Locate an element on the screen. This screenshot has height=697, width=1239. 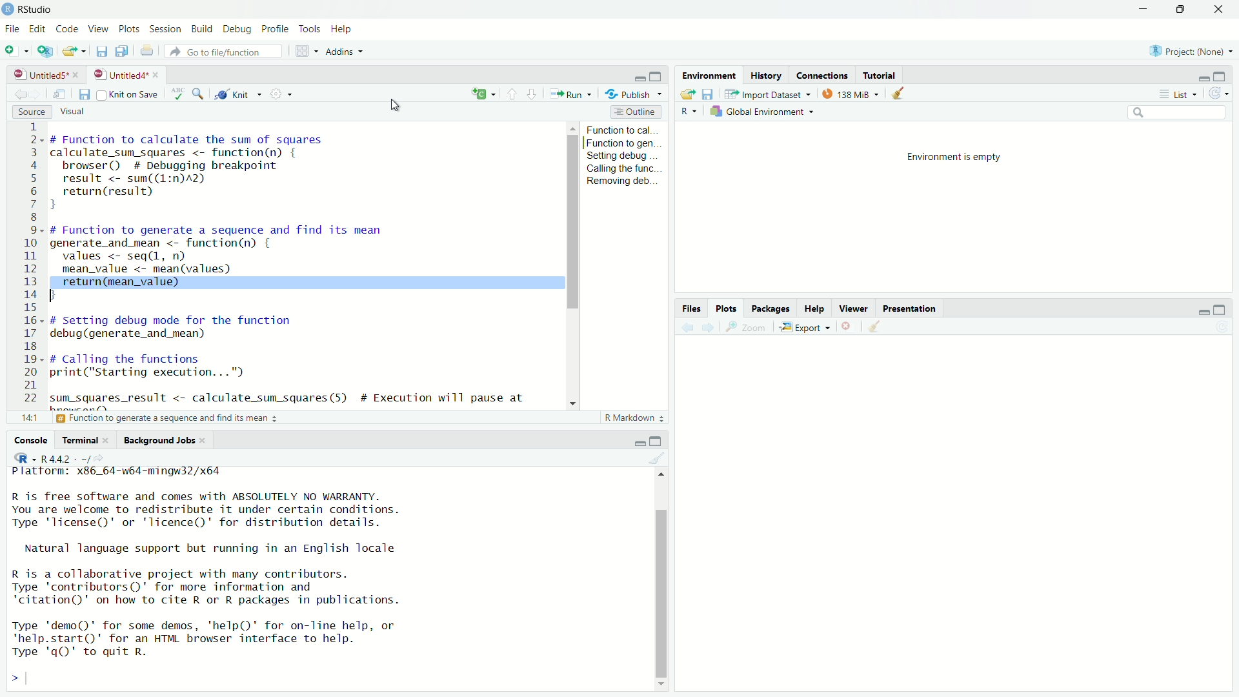
Removing deb... is located at coordinates (625, 183).